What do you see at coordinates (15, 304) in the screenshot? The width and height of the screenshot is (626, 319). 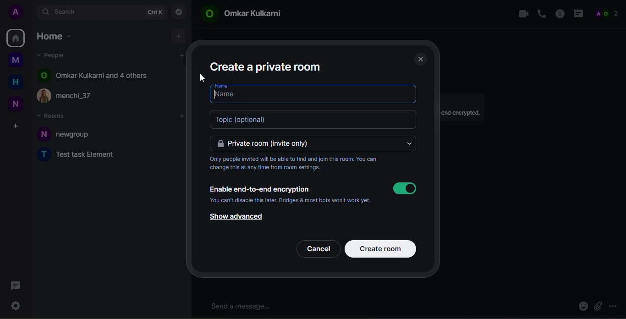 I see `quick settings` at bounding box center [15, 304].